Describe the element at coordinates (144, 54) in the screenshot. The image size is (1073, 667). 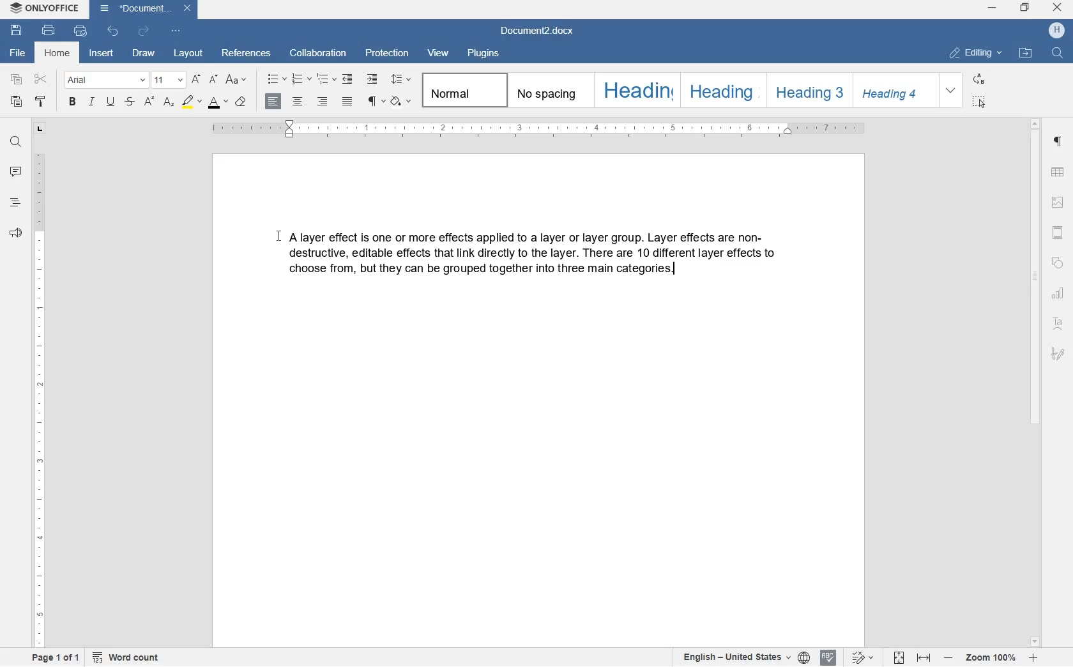
I see `draw` at that location.